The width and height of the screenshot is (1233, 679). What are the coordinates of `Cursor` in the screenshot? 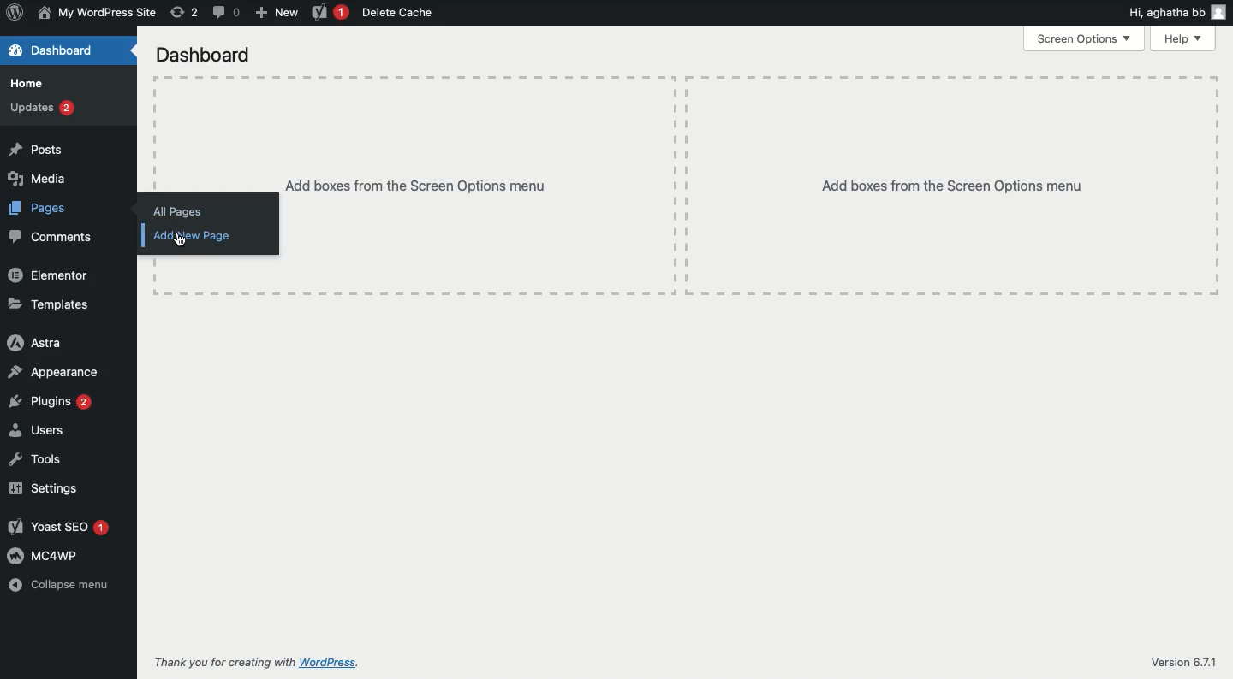 It's located at (182, 239).